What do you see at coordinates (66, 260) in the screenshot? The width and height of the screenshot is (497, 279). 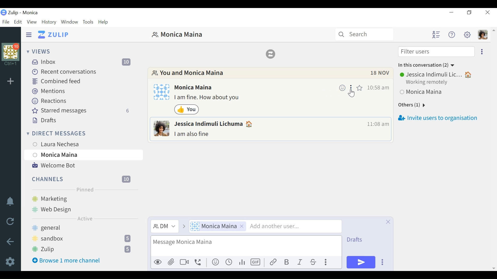 I see `Browse 1 more channel` at bounding box center [66, 260].